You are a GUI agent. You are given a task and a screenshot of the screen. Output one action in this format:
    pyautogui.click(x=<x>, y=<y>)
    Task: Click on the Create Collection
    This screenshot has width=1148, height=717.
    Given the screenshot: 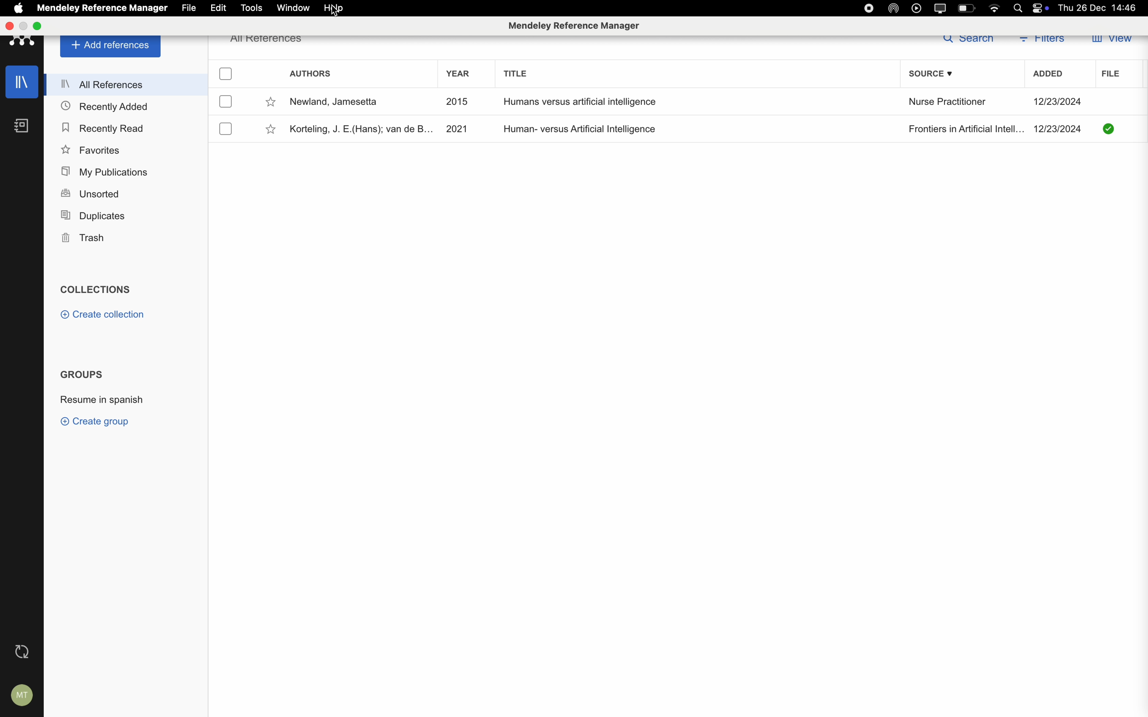 What is the action you would take?
    pyautogui.click(x=101, y=316)
    